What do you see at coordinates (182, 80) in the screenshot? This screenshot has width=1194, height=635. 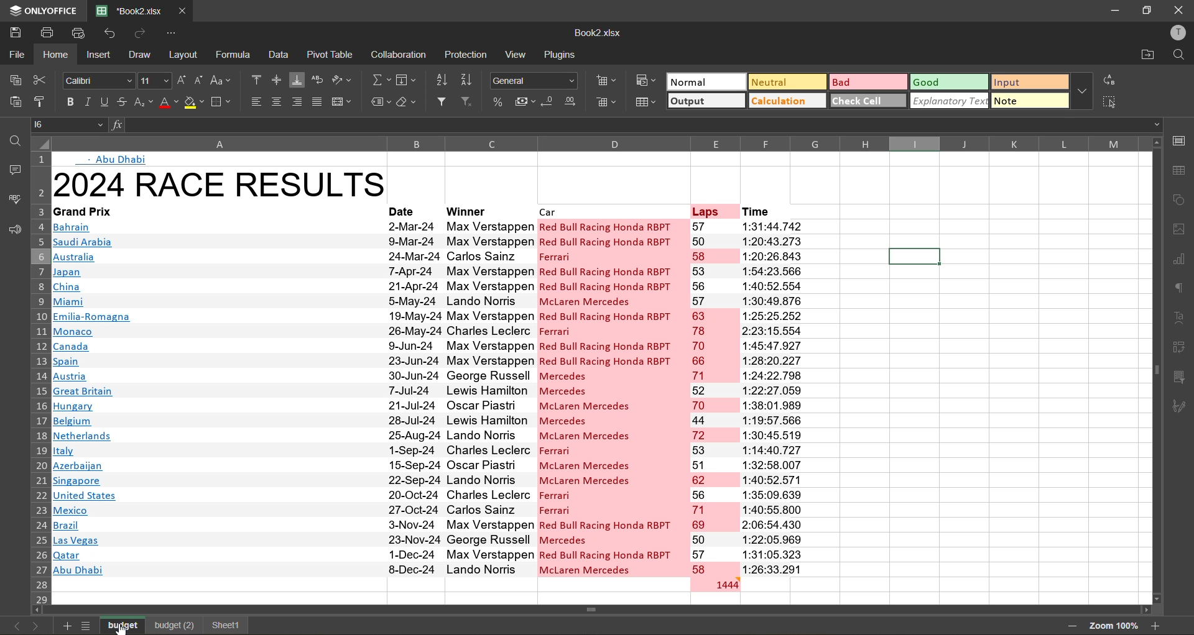 I see `increment size` at bounding box center [182, 80].